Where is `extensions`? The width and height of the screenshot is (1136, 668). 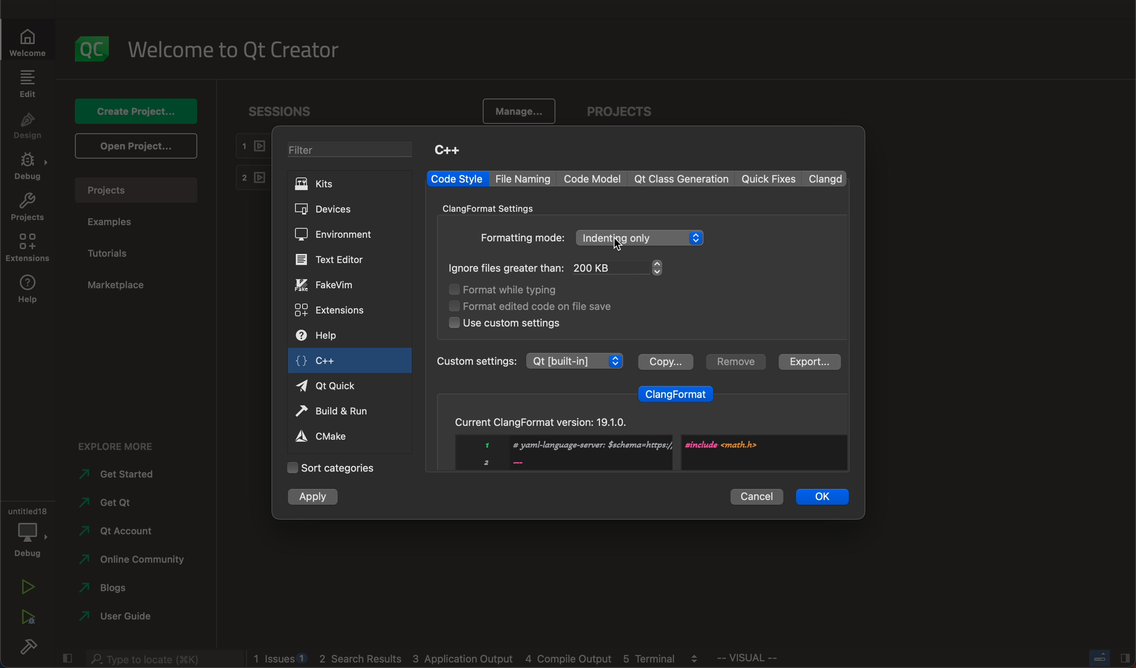
extensions is located at coordinates (27, 248).